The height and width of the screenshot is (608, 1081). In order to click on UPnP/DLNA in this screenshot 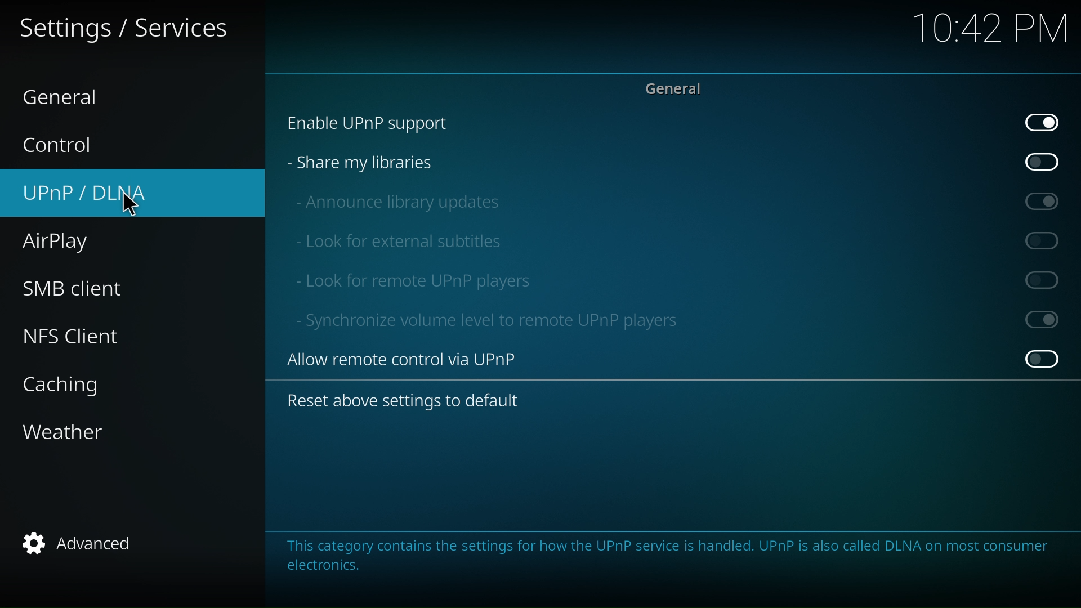, I will do `click(89, 191)`.